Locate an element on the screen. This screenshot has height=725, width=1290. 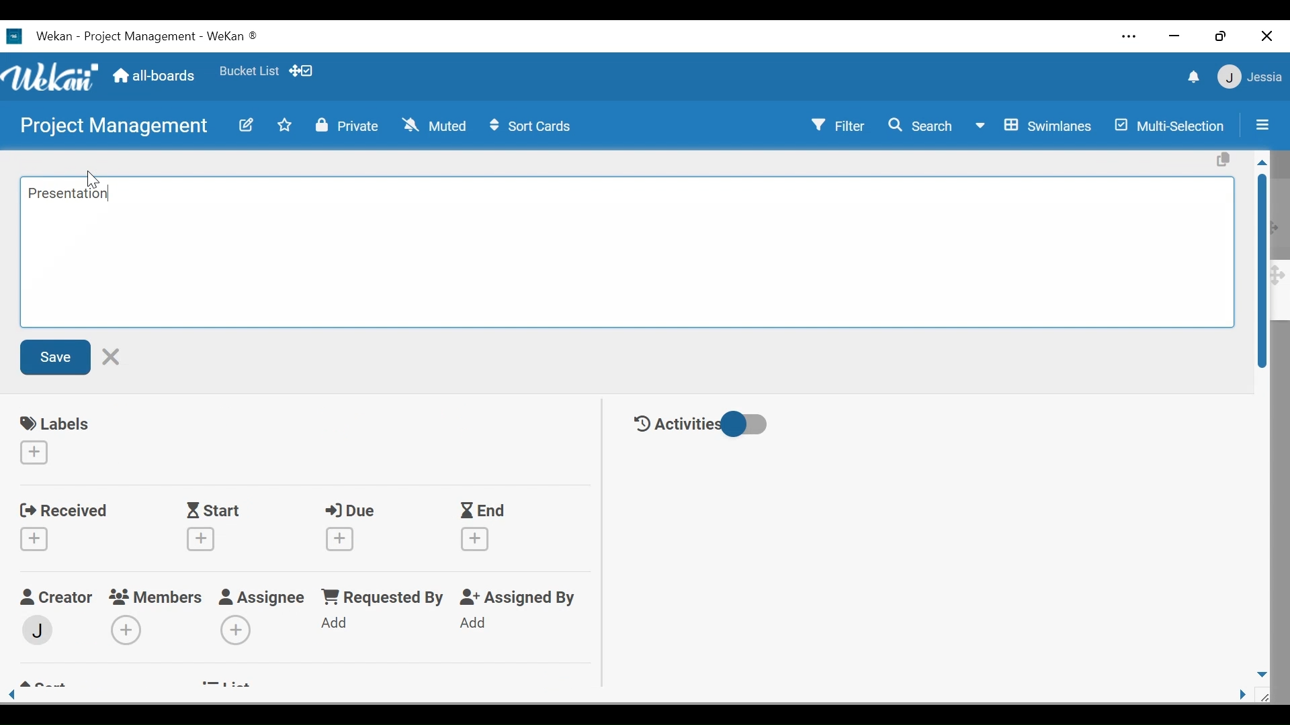
cursor is located at coordinates (90, 178).